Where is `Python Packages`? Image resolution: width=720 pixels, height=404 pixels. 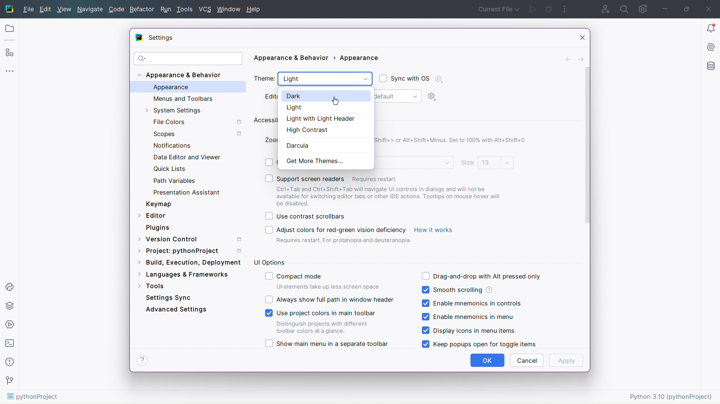 Python Packages is located at coordinates (10, 305).